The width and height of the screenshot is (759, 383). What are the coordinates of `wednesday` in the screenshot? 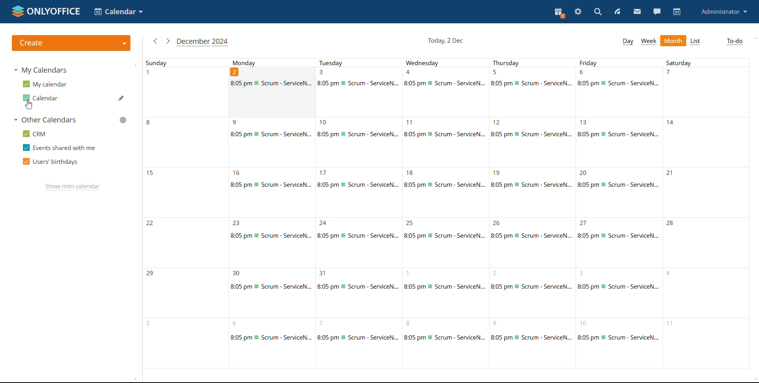 It's located at (447, 63).